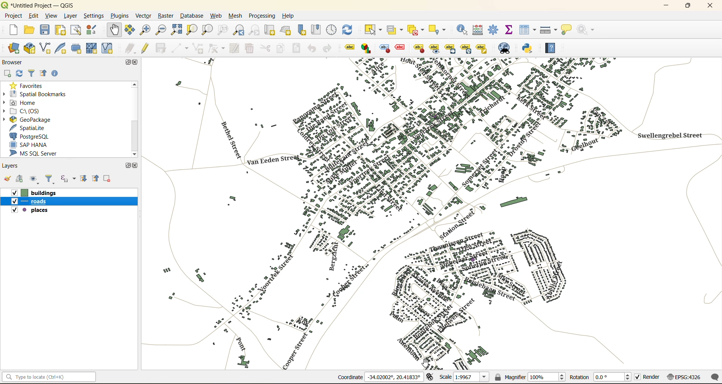  What do you see at coordinates (28, 129) in the screenshot?
I see `spatialite` at bounding box center [28, 129].